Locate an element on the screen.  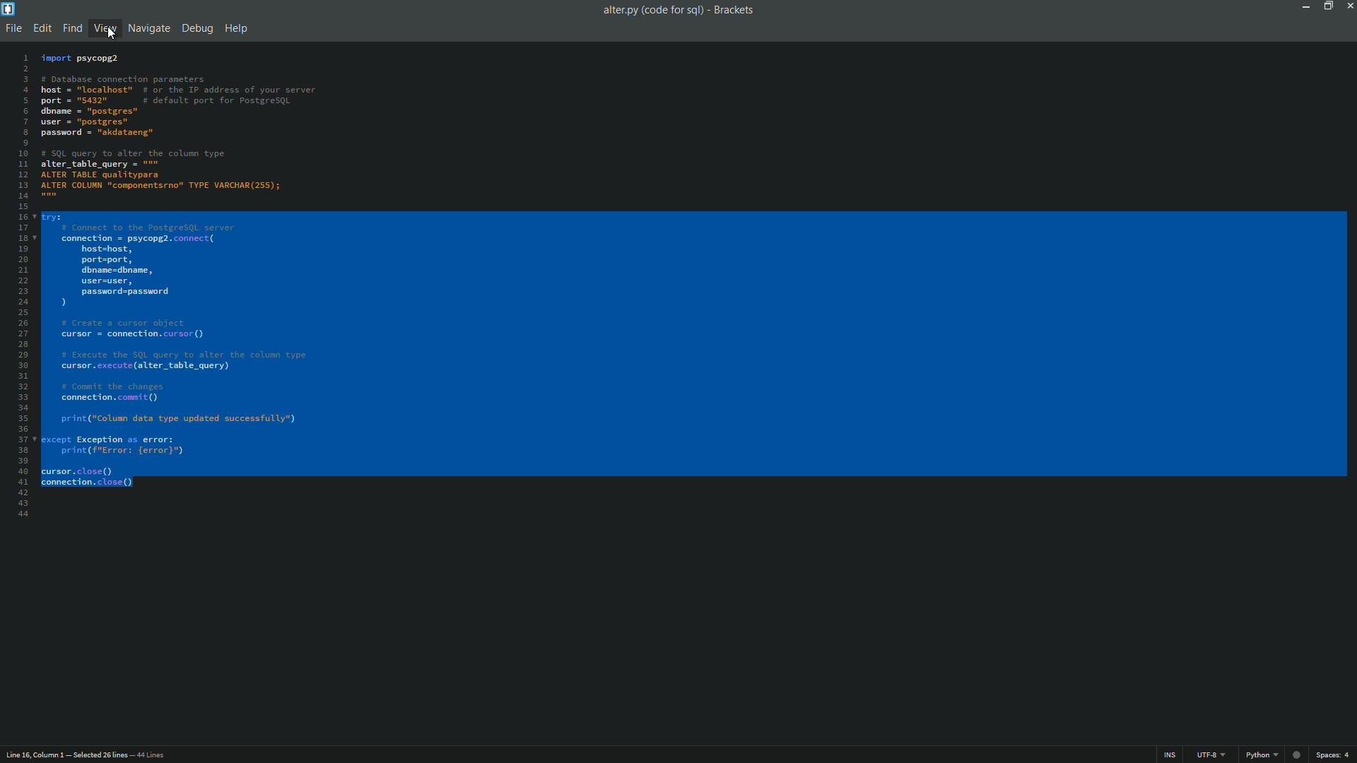
number of lines is located at coordinates (126, 757).